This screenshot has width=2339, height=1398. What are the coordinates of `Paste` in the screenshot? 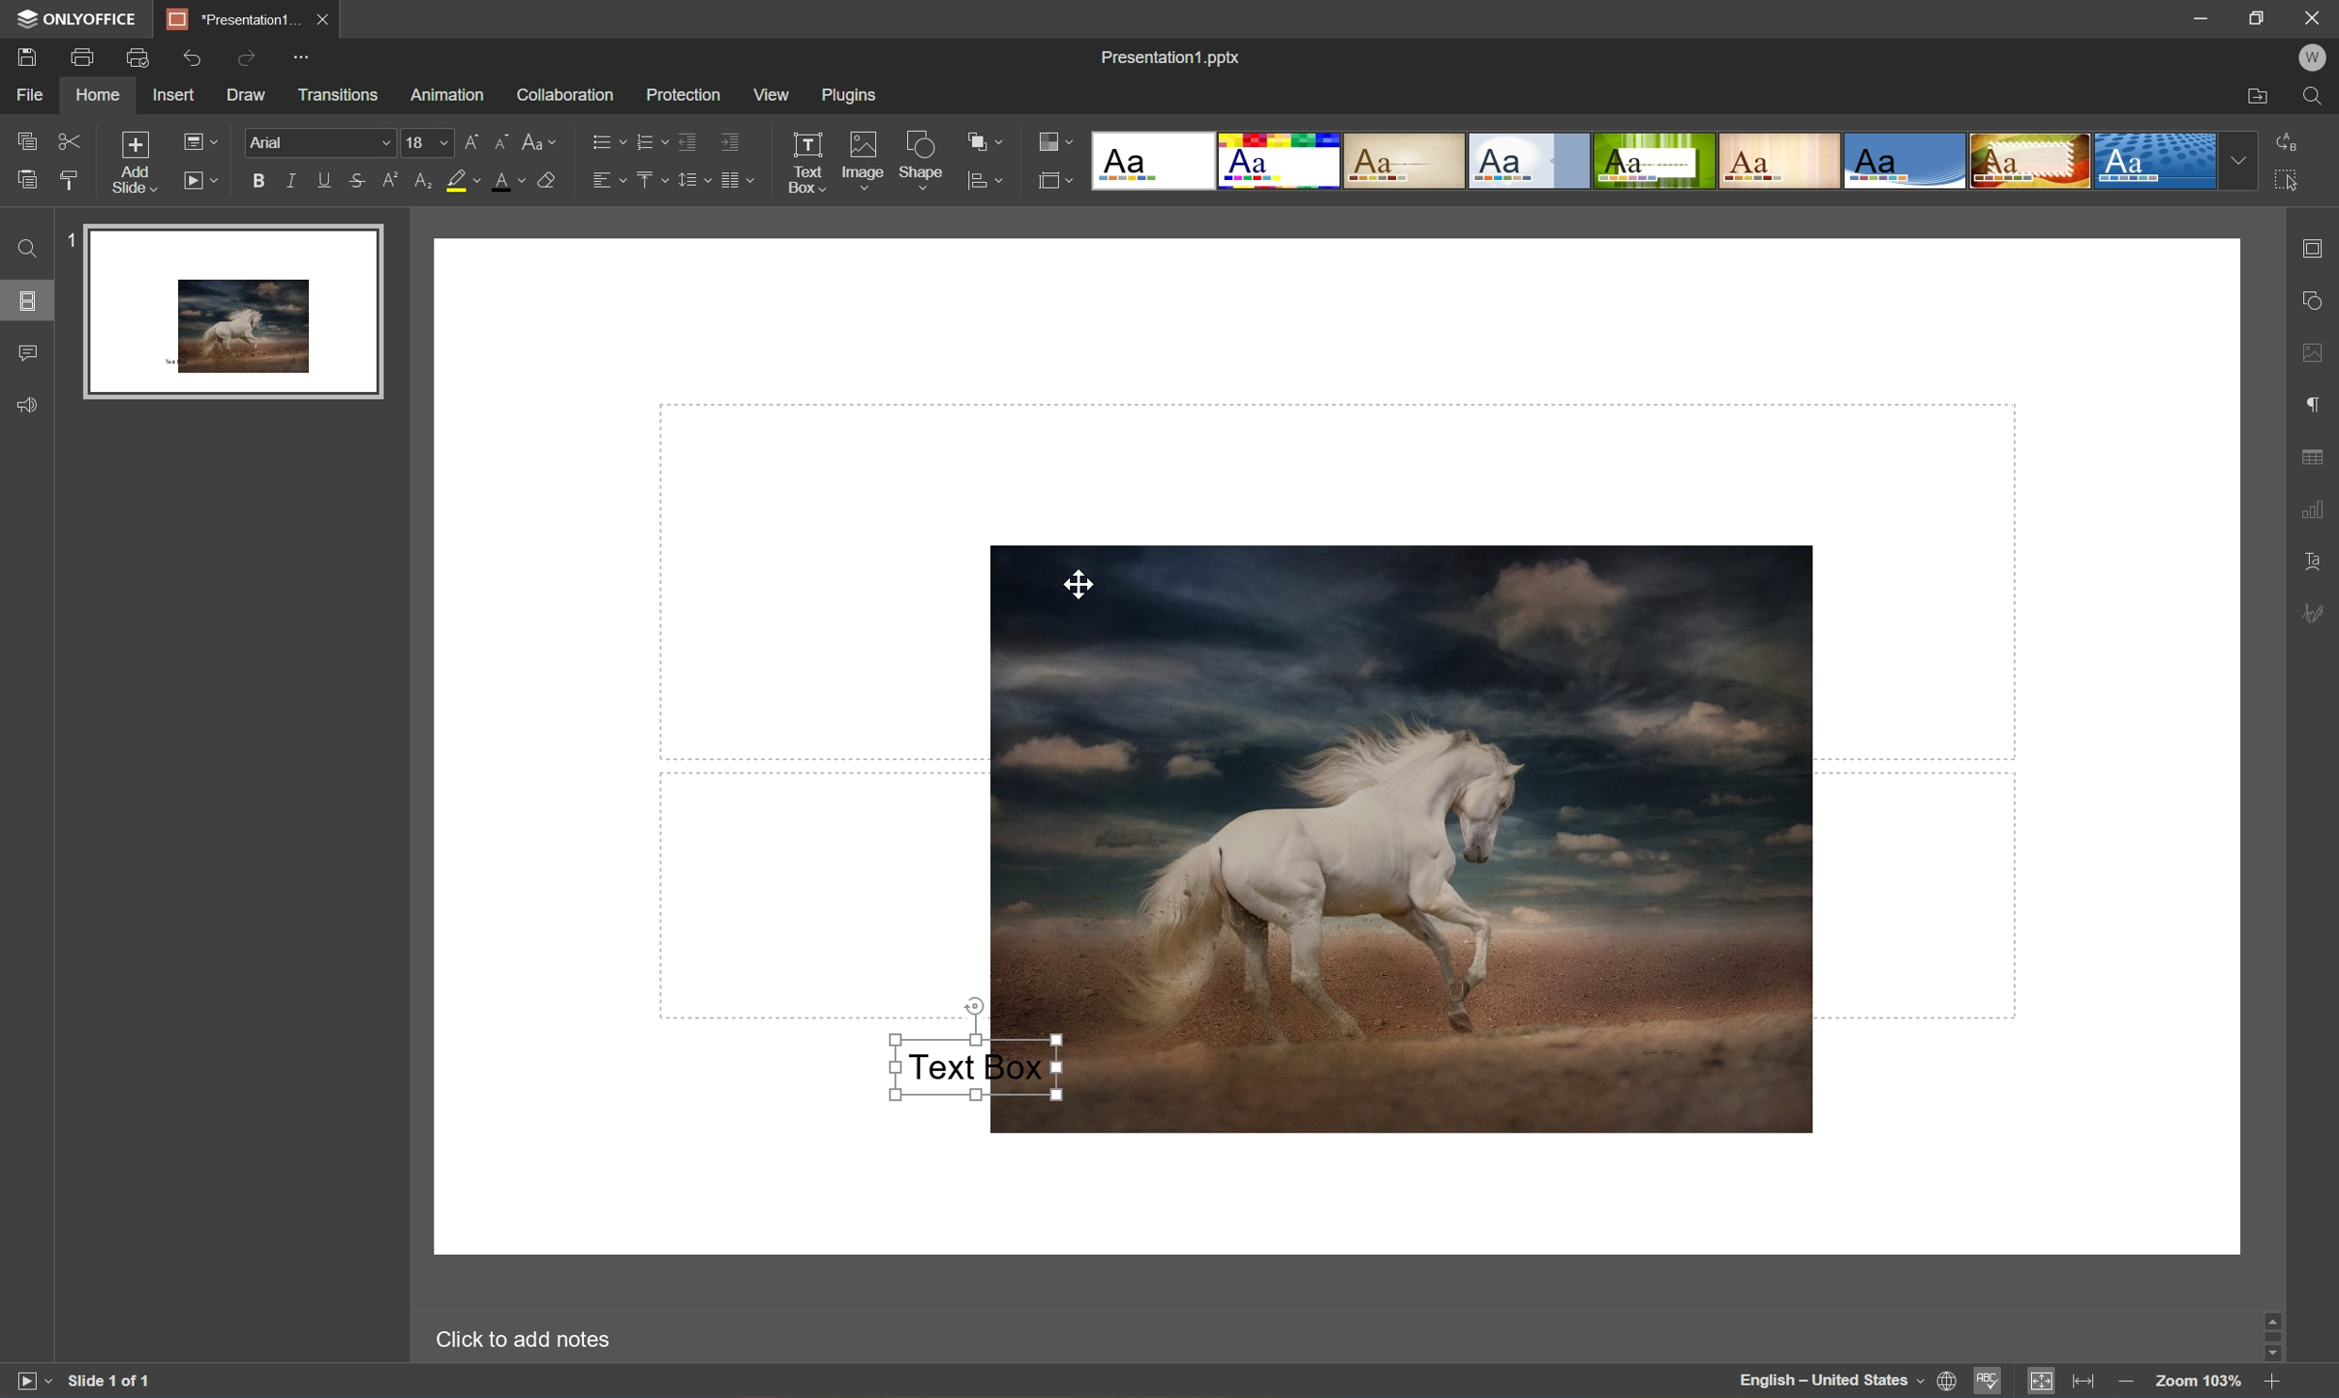 It's located at (26, 181).